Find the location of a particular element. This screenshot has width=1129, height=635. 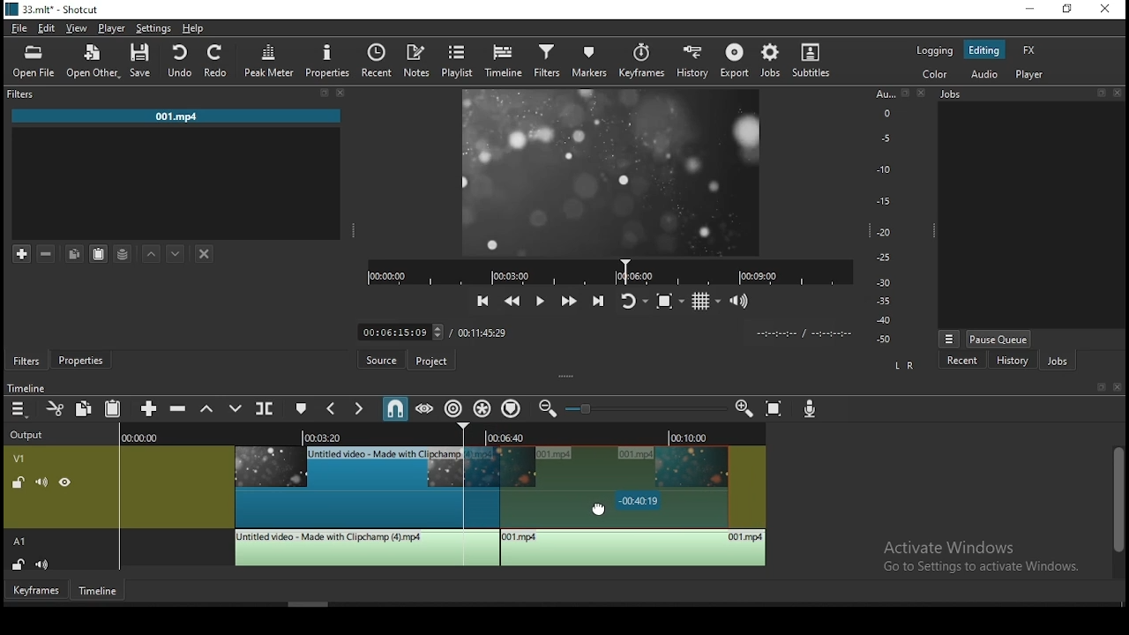

ripple is located at coordinates (453, 408).